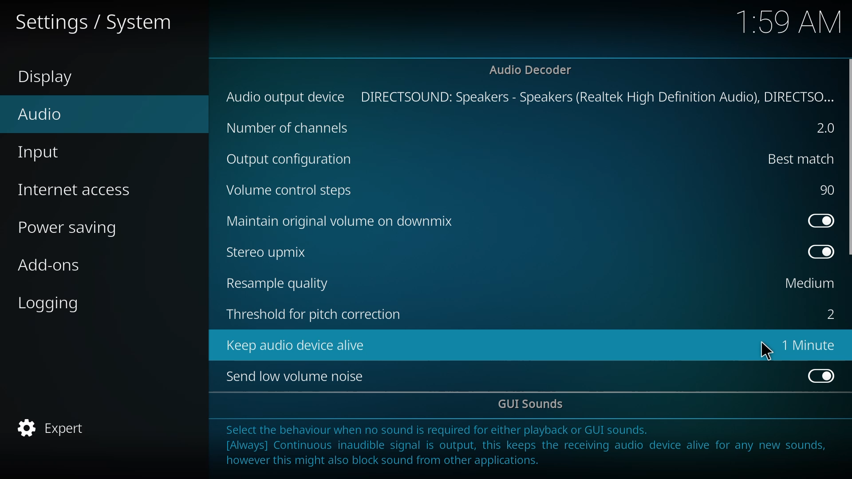  Describe the element at coordinates (288, 128) in the screenshot. I see `number of channels` at that location.